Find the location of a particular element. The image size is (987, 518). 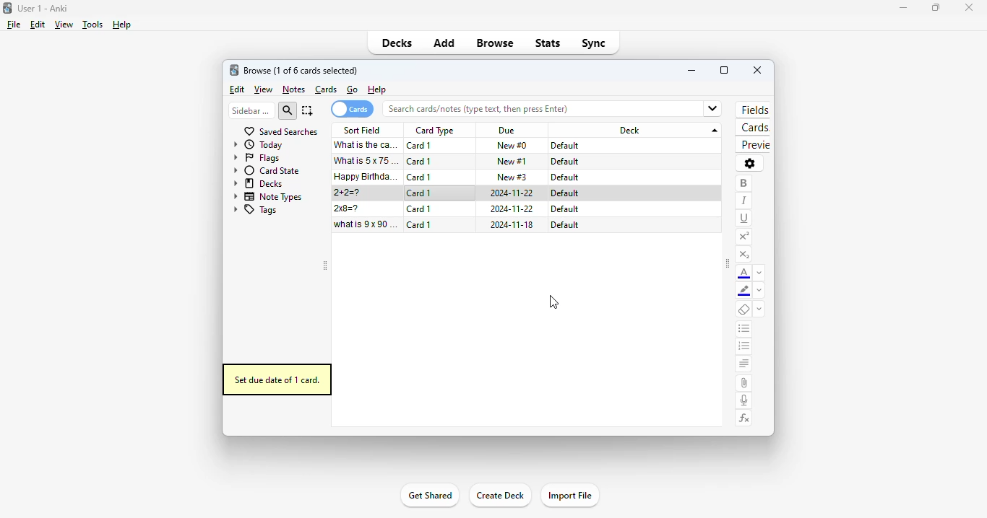

fields is located at coordinates (755, 110).